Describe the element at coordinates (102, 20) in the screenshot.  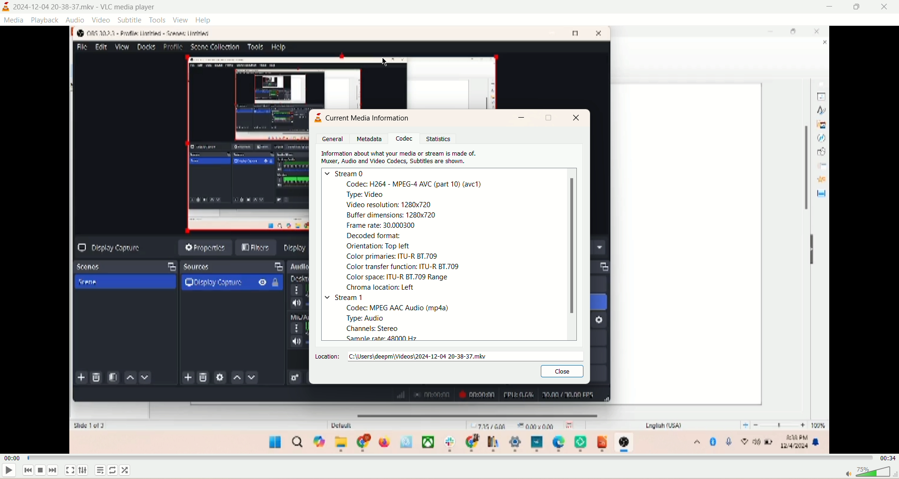
I see `video` at that location.